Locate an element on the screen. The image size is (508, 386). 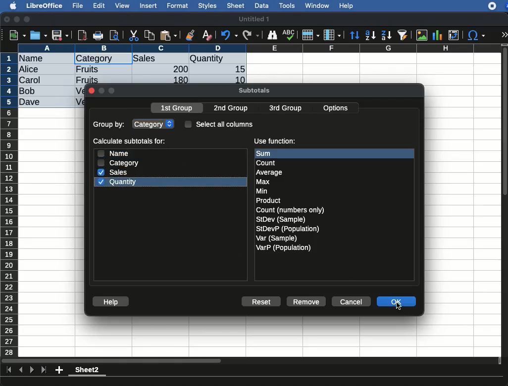
calculate subtotals for: is located at coordinates (131, 142).